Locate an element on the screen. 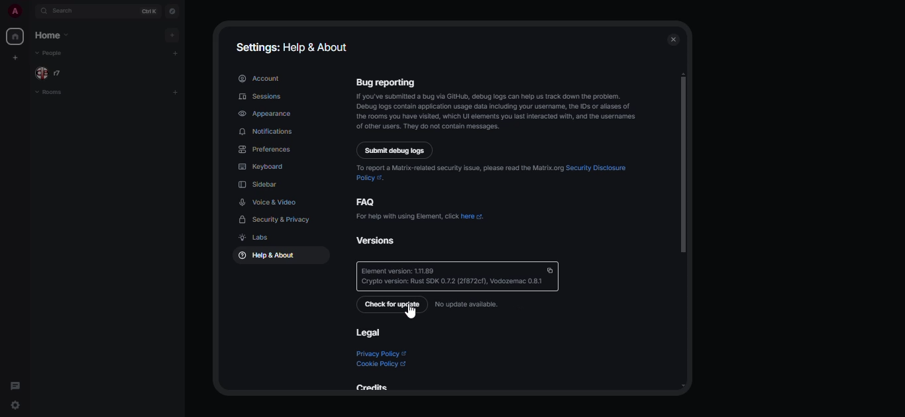  threads is located at coordinates (15, 385).